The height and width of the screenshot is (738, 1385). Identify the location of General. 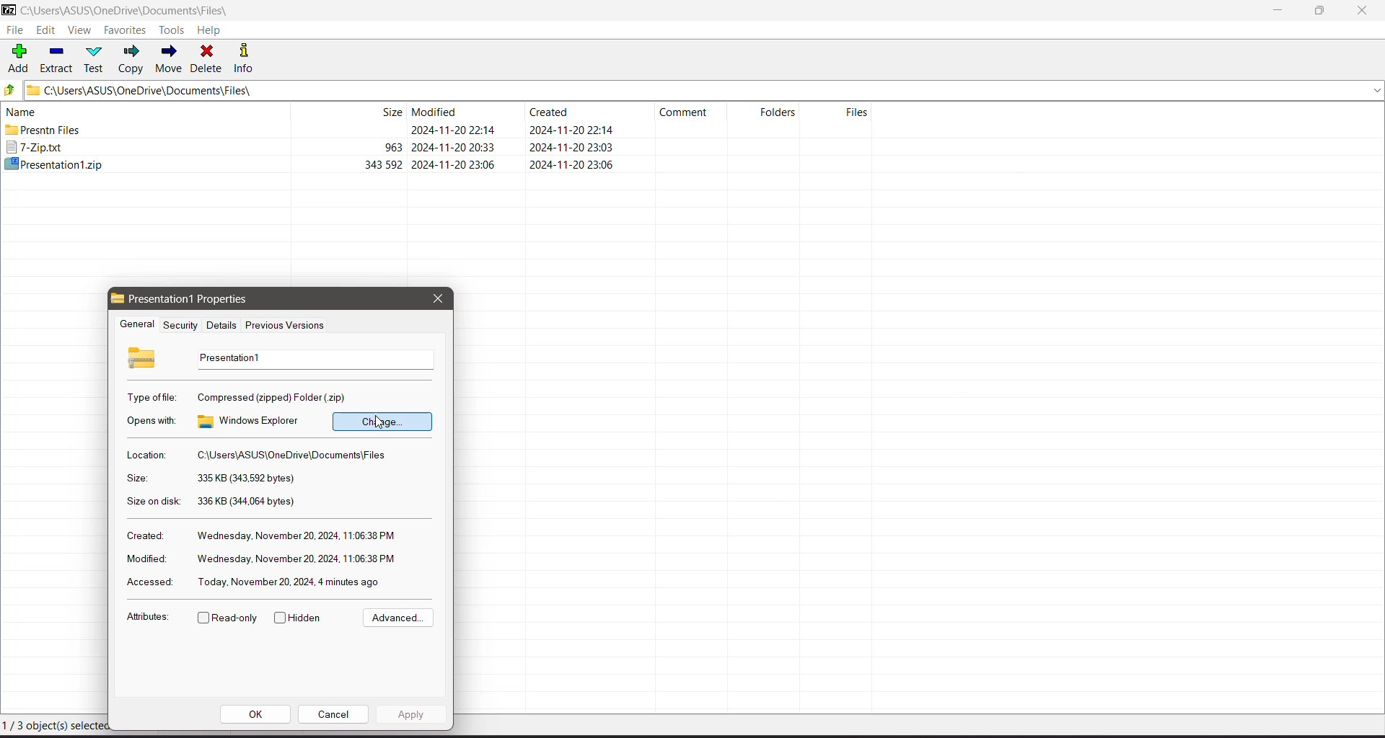
(135, 325).